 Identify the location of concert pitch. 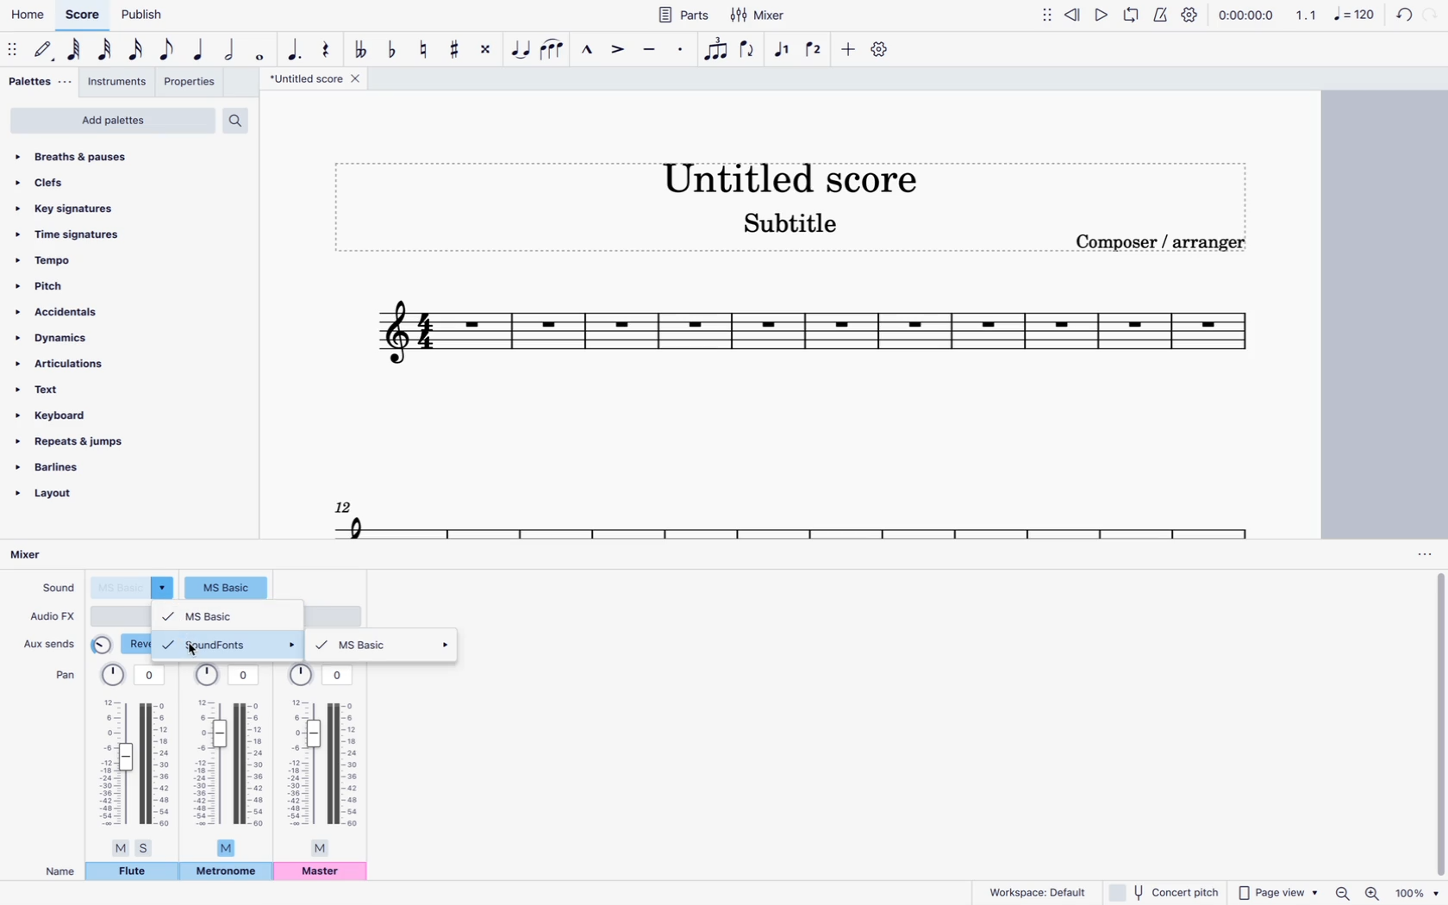
(1162, 891).